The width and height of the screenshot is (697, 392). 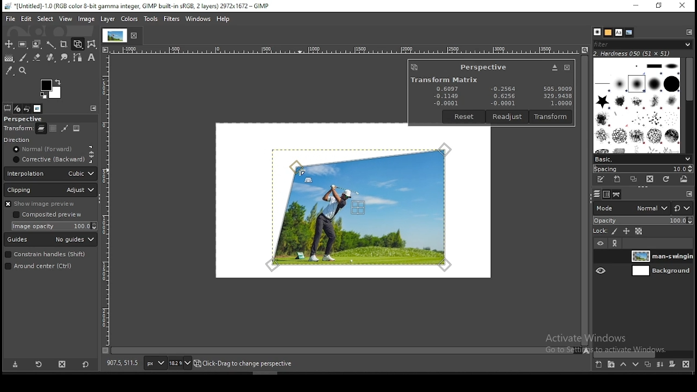 I want to click on spacing, so click(x=642, y=168).